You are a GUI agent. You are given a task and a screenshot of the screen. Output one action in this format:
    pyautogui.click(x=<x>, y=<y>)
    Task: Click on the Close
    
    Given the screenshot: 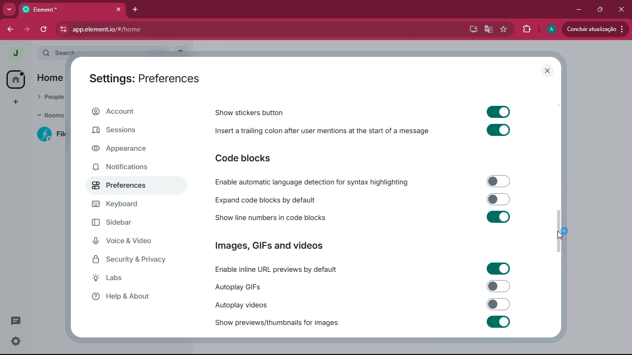 What is the action you would take?
    pyautogui.click(x=622, y=9)
    